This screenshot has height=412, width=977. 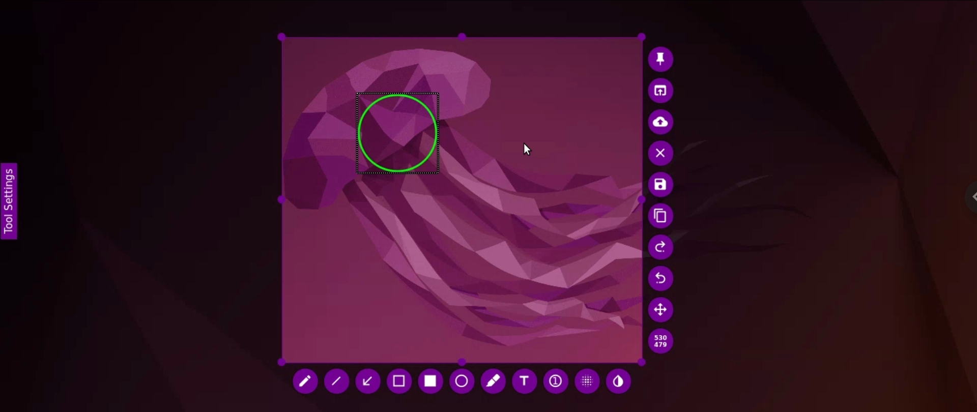 What do you see at coordinates (663, 310) in the screenshot?
I see `move` at bounding box center [663, 310].